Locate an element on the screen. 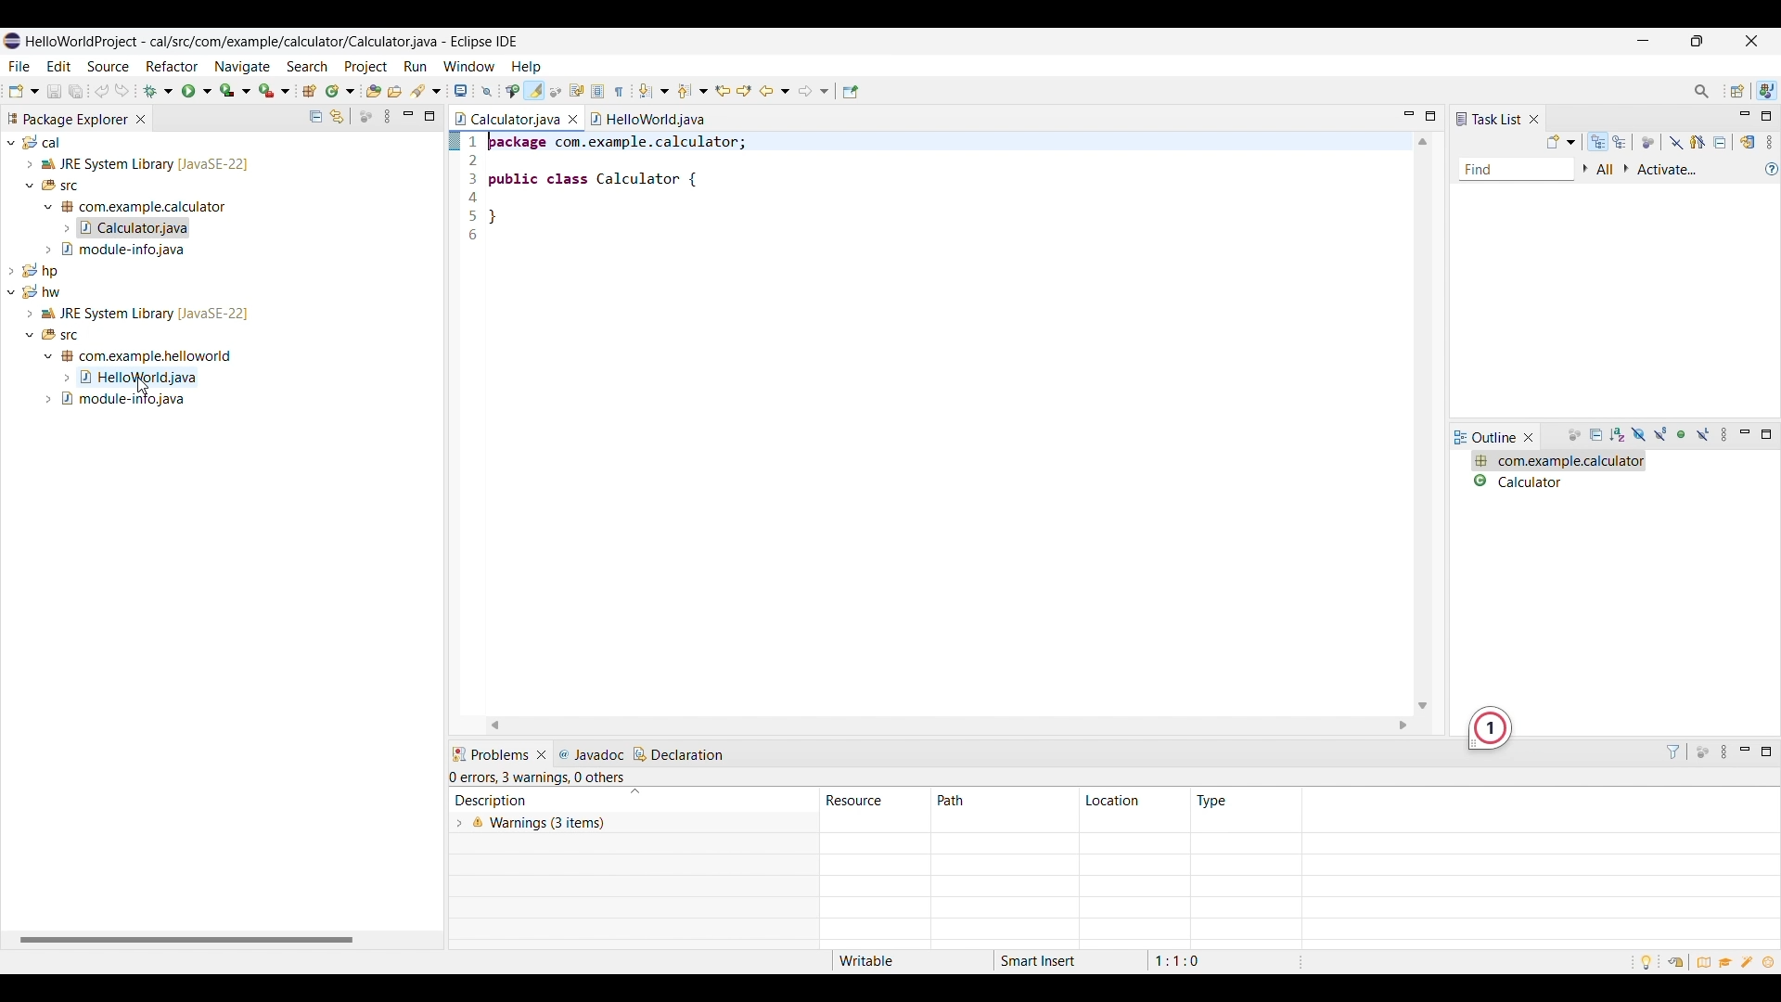  Resource is located at coordinates (876, 800).